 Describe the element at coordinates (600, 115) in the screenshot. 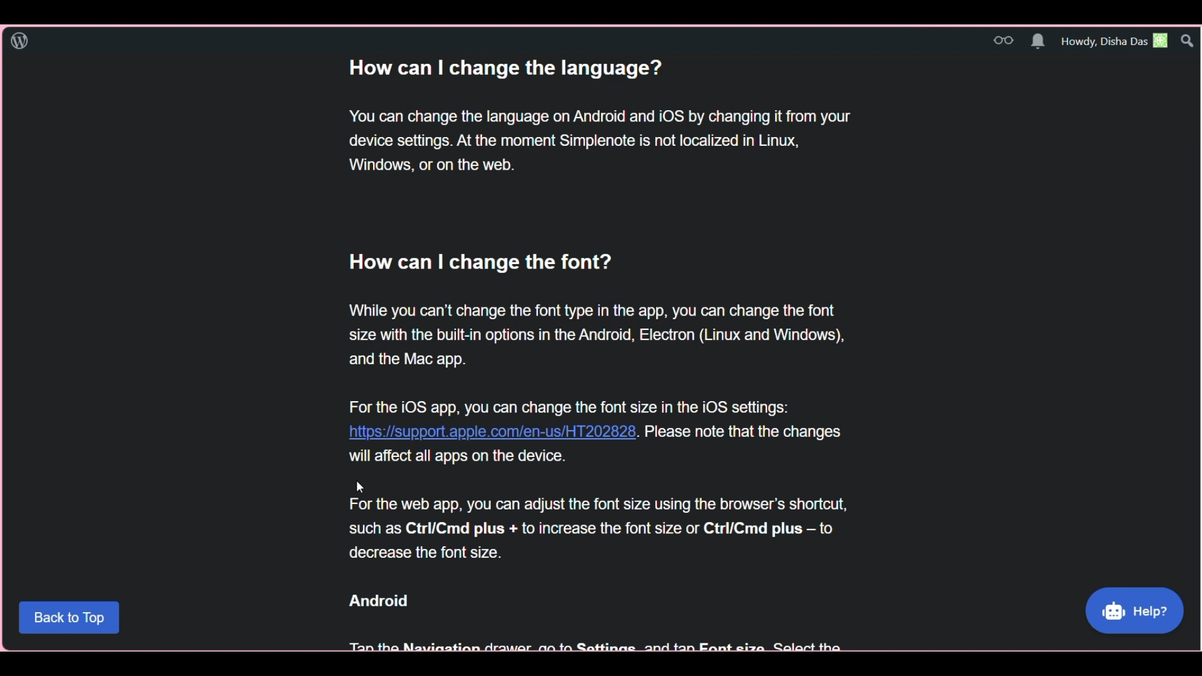

I see `How can | change the language?

You can change the language on Android and iOS by changing it from your
device settings. At the moment Simplenote is not localized in Linux,
Windows, or on the web.` at that location.